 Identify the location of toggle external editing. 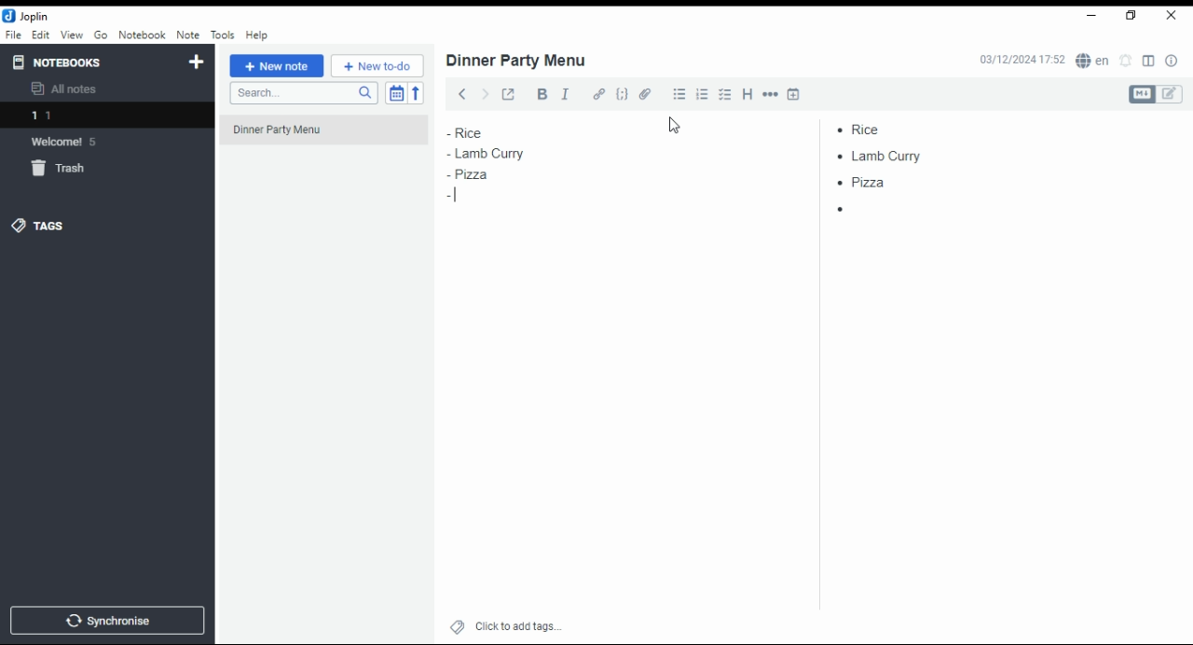
(508, 92).